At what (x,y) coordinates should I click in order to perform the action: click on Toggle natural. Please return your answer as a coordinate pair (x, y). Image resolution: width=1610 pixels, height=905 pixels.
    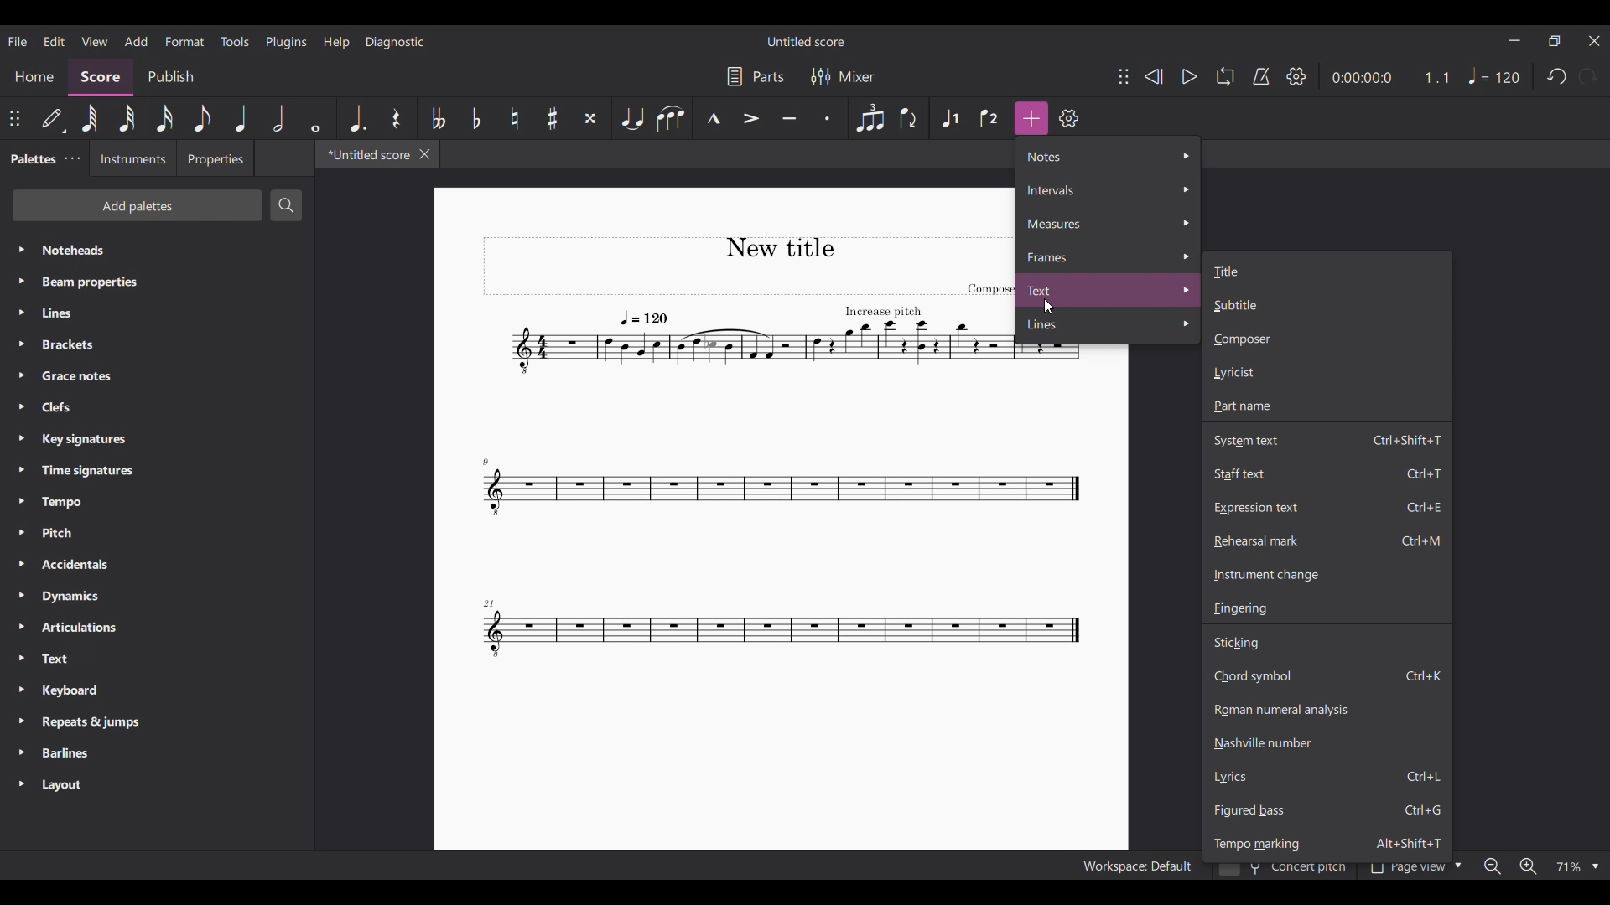
    Looking at the image, I should click on (514, 118).